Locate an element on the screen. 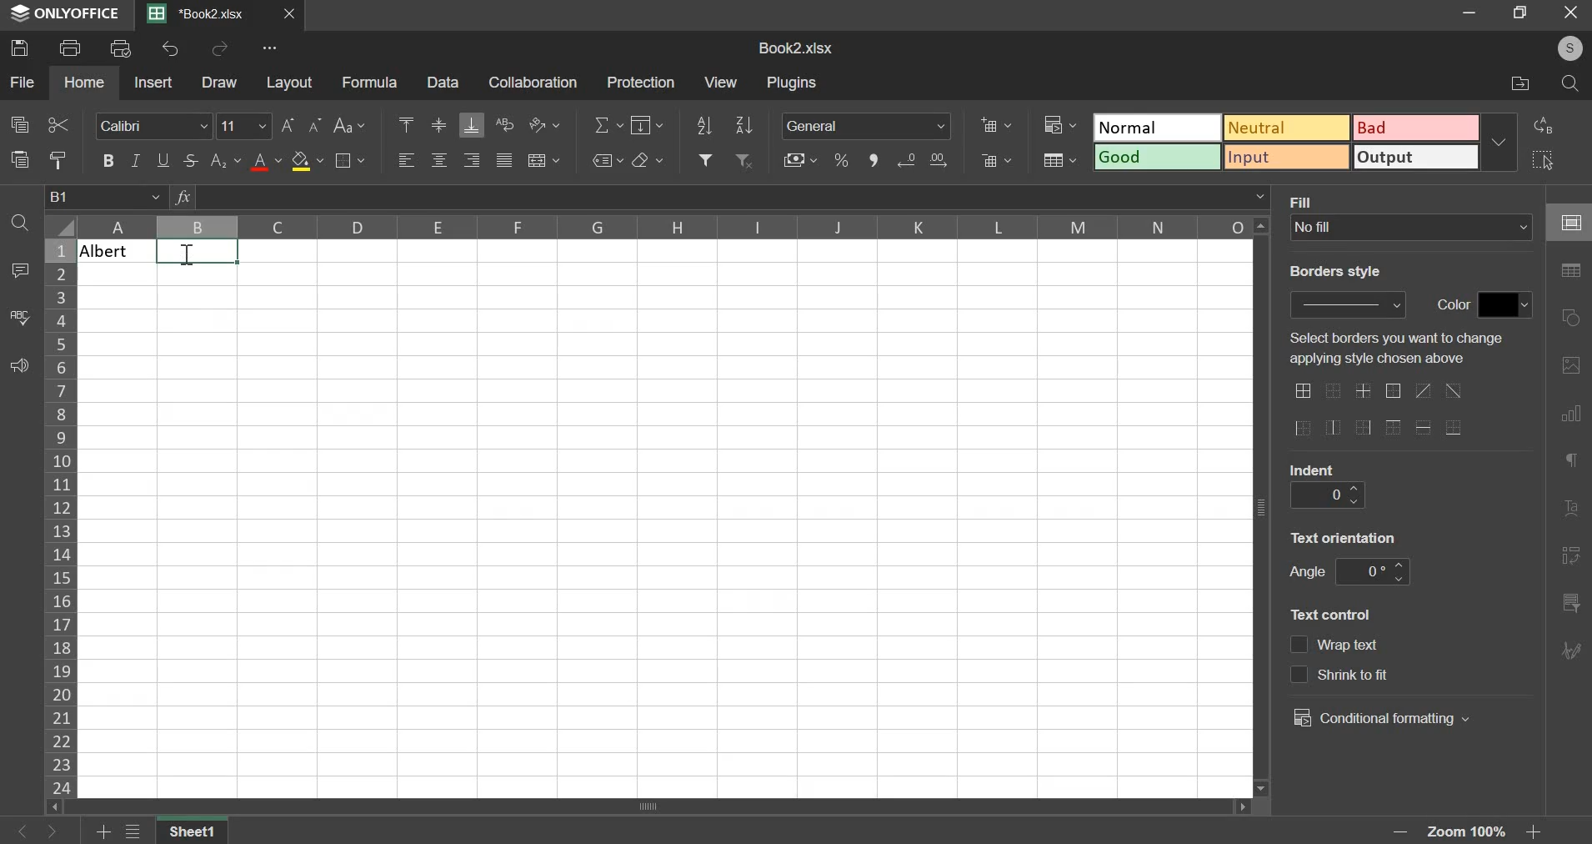 The image size is (1592, 844). Sheet name is located at coordinates (194, 831).